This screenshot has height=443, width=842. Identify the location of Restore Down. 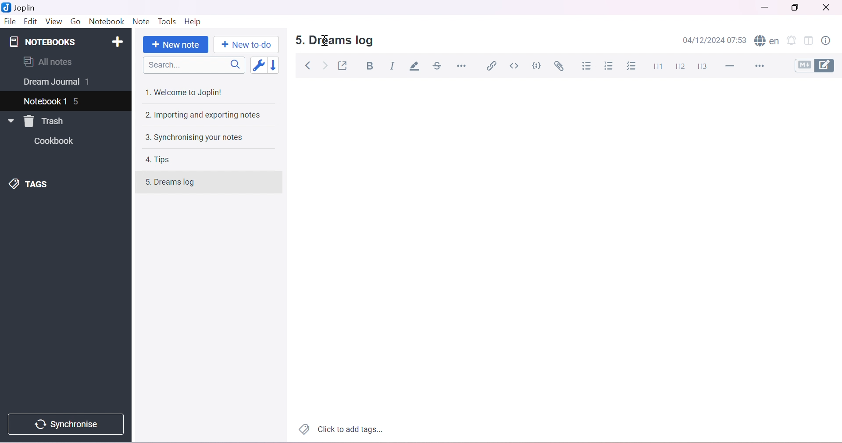
(799, 7).